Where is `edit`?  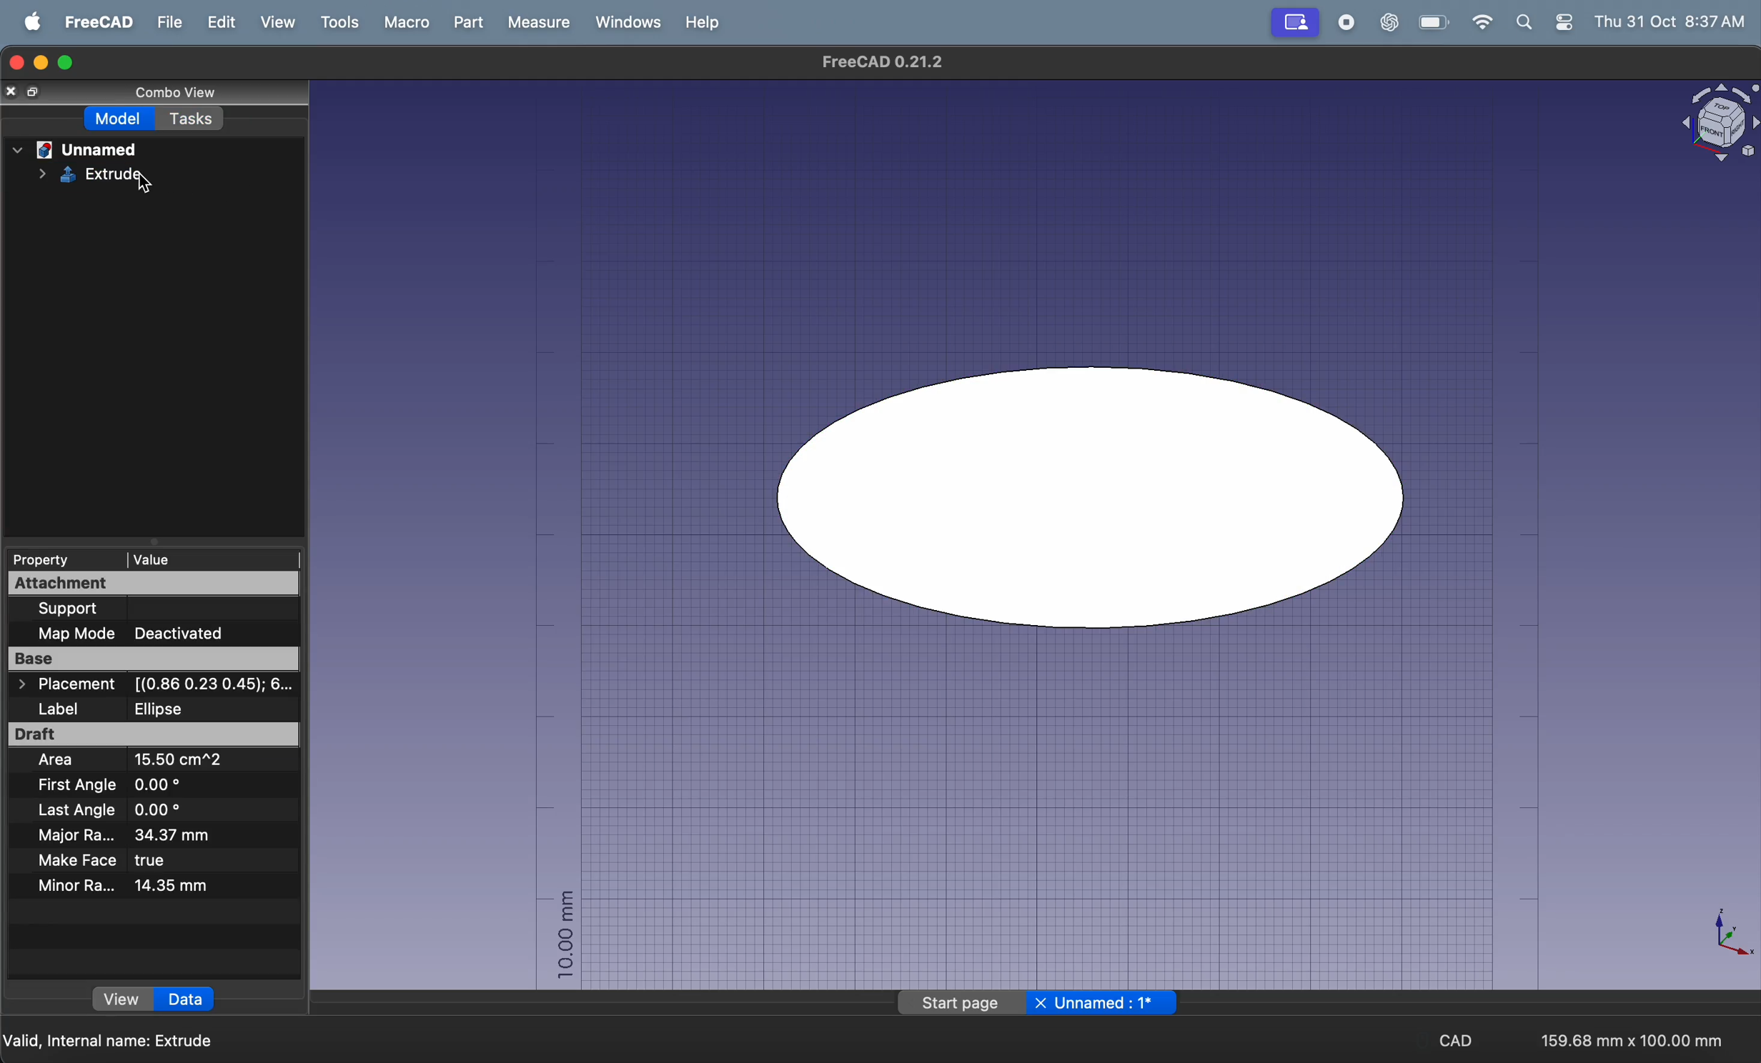 edit is located at coordinates (217, 24).